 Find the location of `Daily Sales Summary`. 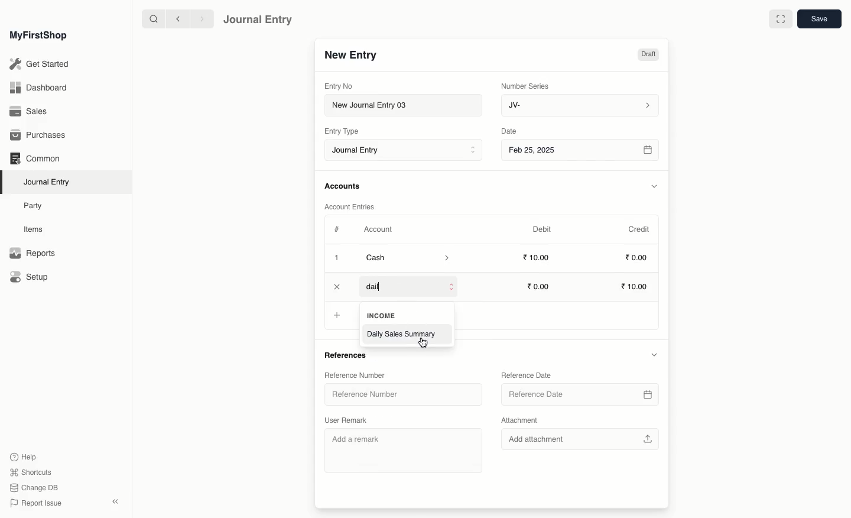

Daily Sales Summary is located at coordinates (404, 335).